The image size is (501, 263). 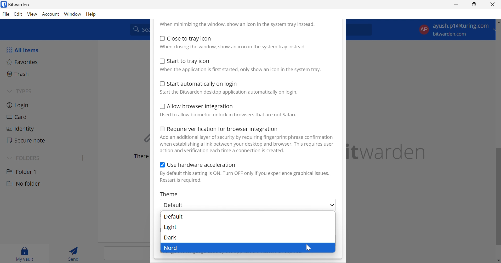 I want to click on Cursor, so click(x=308, y=248).